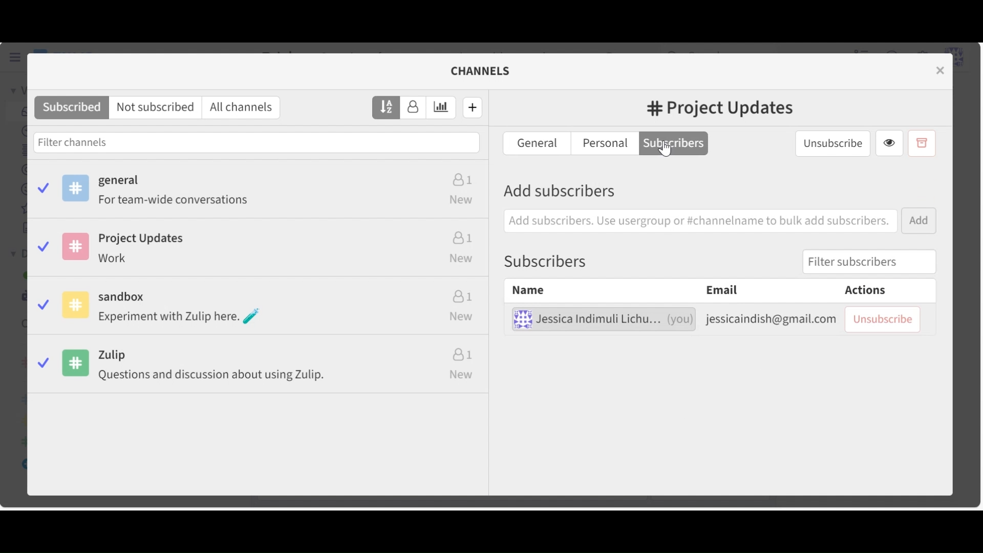 The width and height of the screenshot is (983, 553). What do you see at coordinates (922, 143) in the screenshot?
I see `Archive channel` at bounding box center [922, 143].